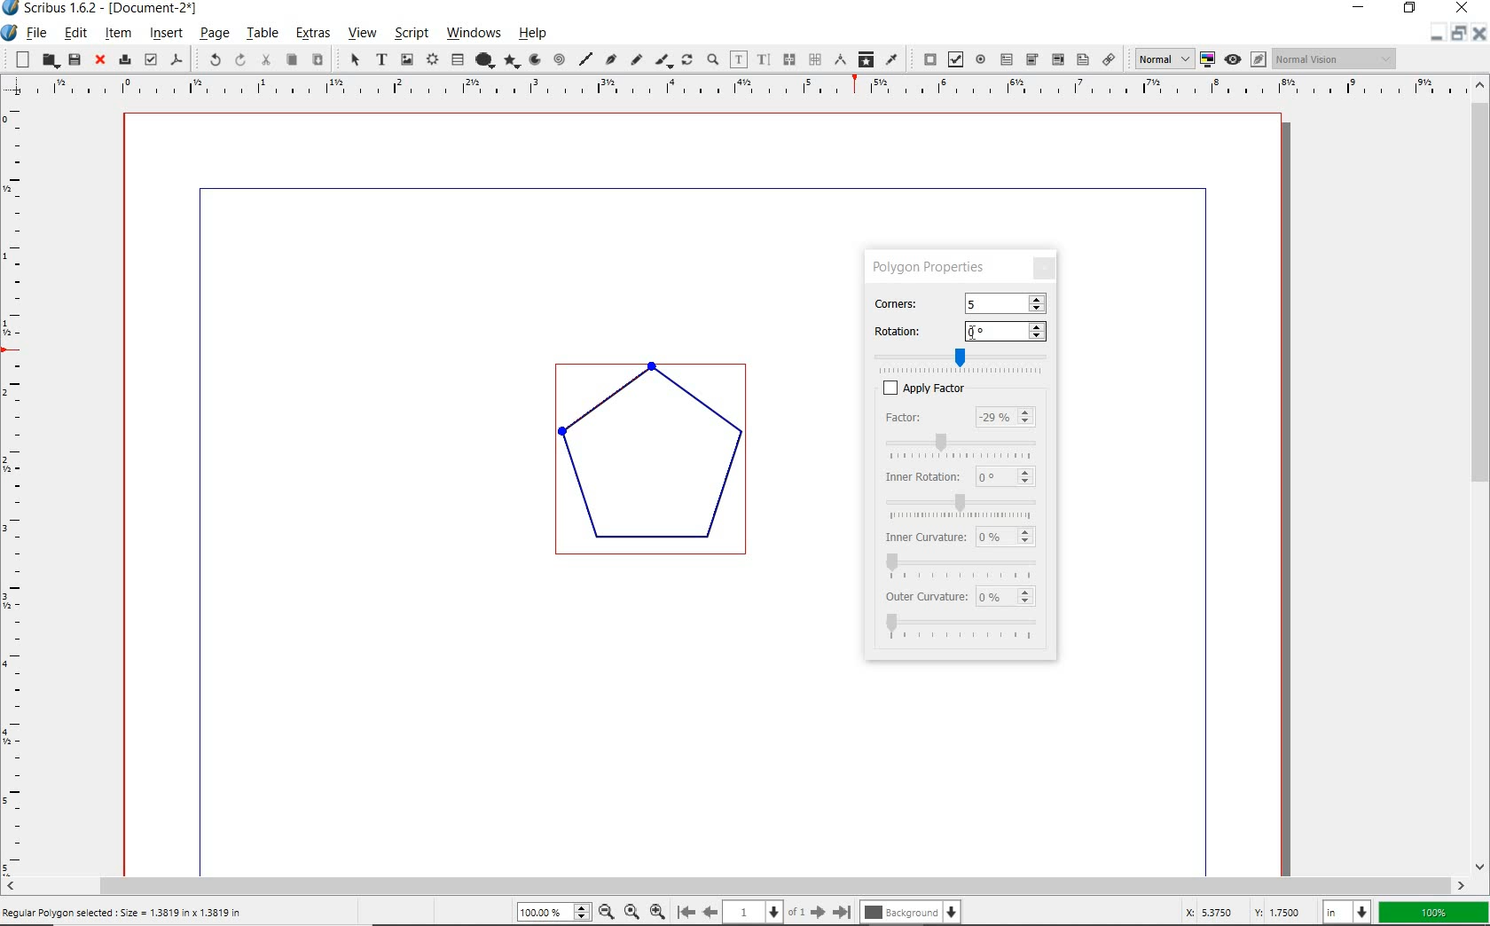  What do you see at coordinates (1478, 33) in the screenshot?
I see `close document` at bounding box center [1478, 33].